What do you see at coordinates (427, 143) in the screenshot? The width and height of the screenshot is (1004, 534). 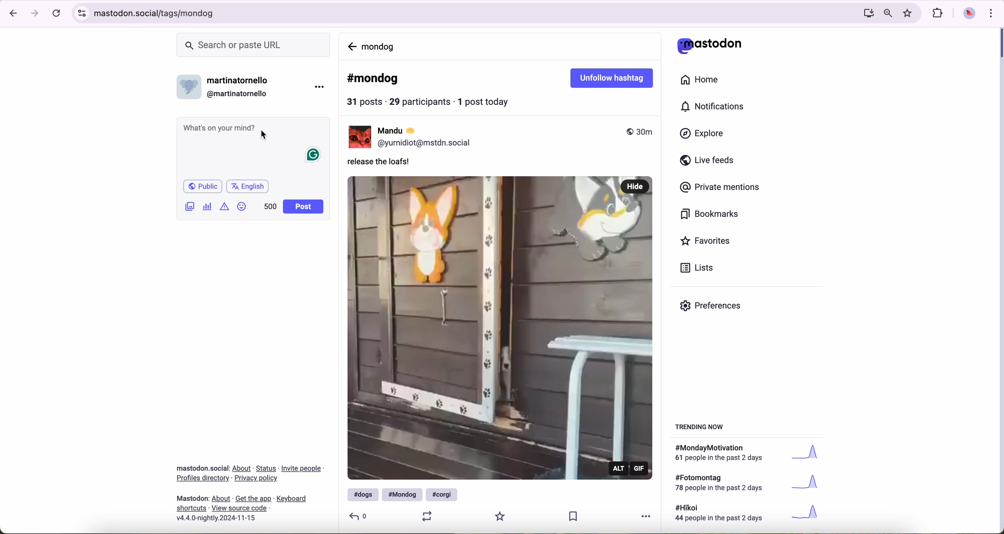 I see `profile` at bounding box center [427, 143].